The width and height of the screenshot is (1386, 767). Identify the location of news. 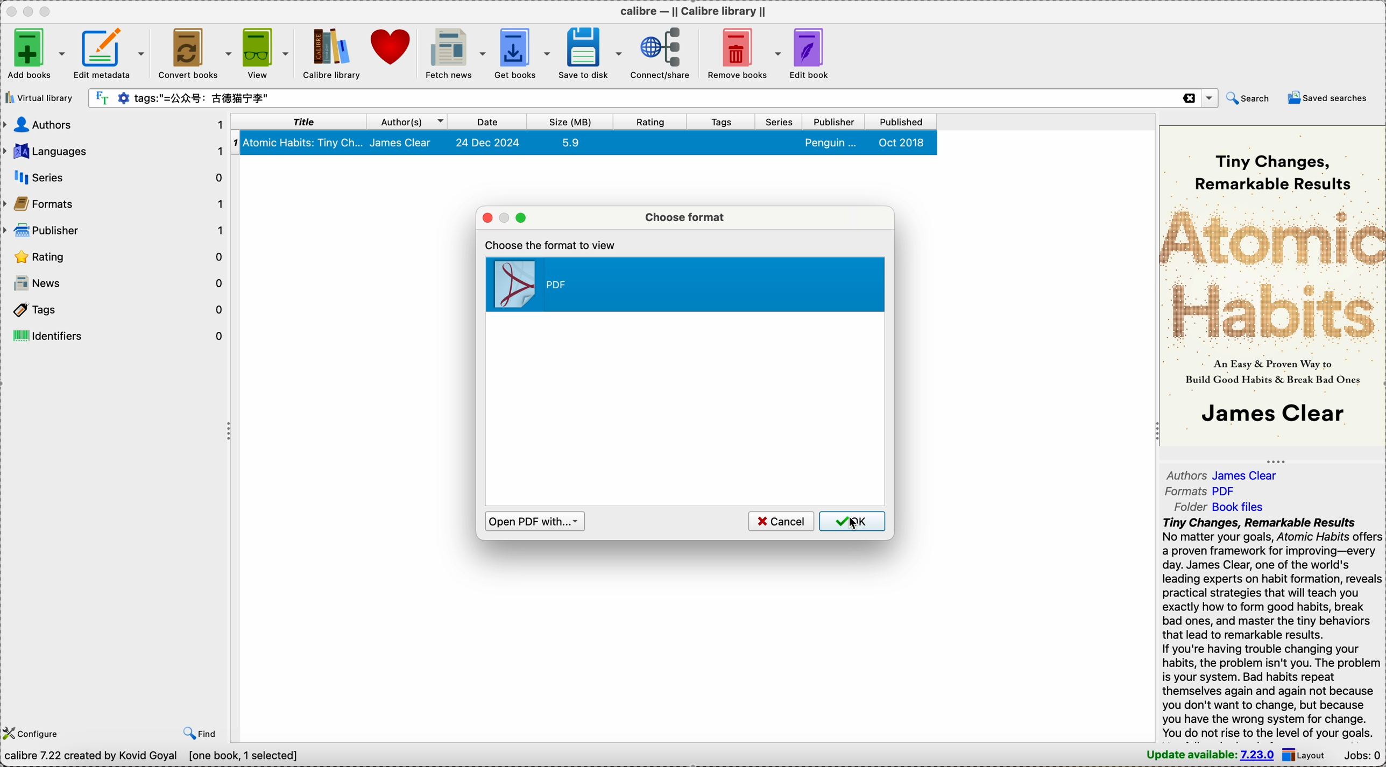
(115, 283).